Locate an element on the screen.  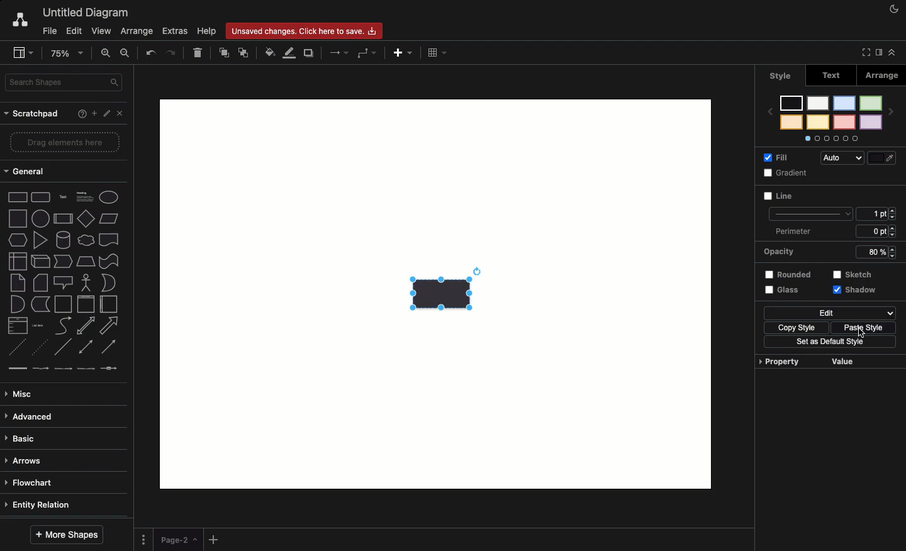
Edit is located at coordinates (831, 312).